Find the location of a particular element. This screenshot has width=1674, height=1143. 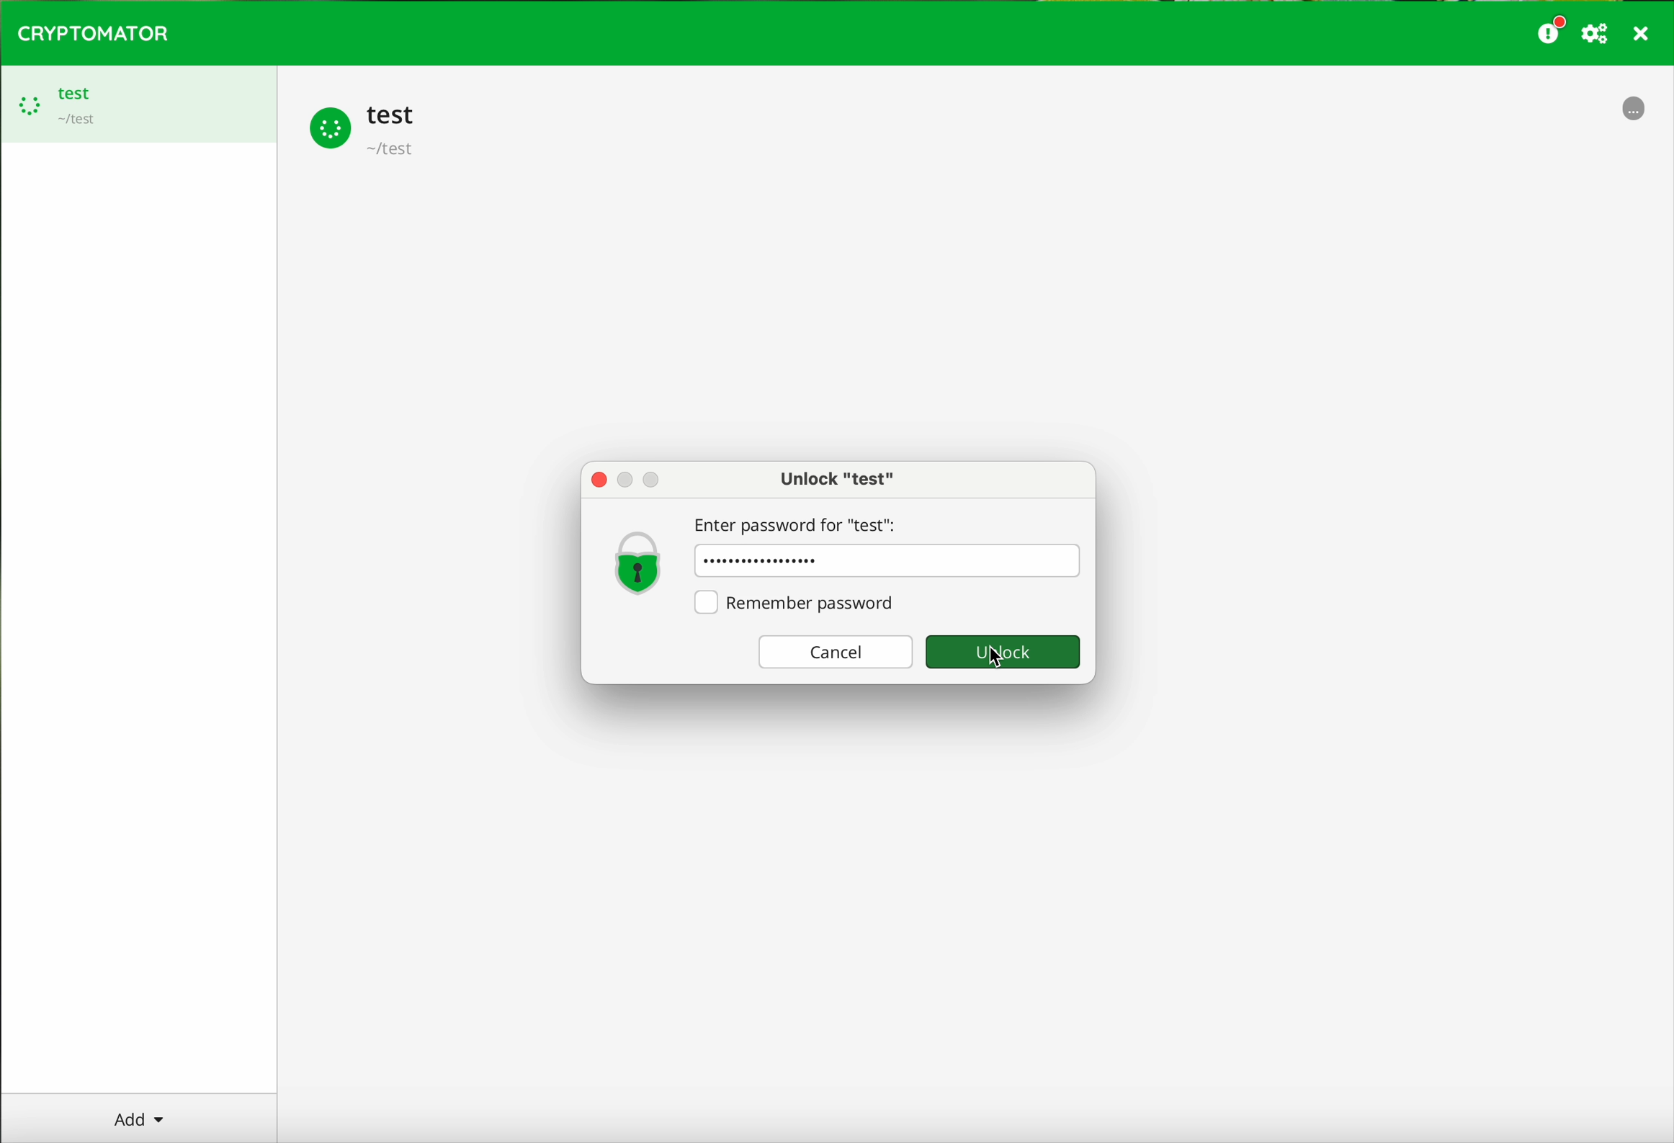

CRYPTOMATOR is located at coordinates (93, 31).